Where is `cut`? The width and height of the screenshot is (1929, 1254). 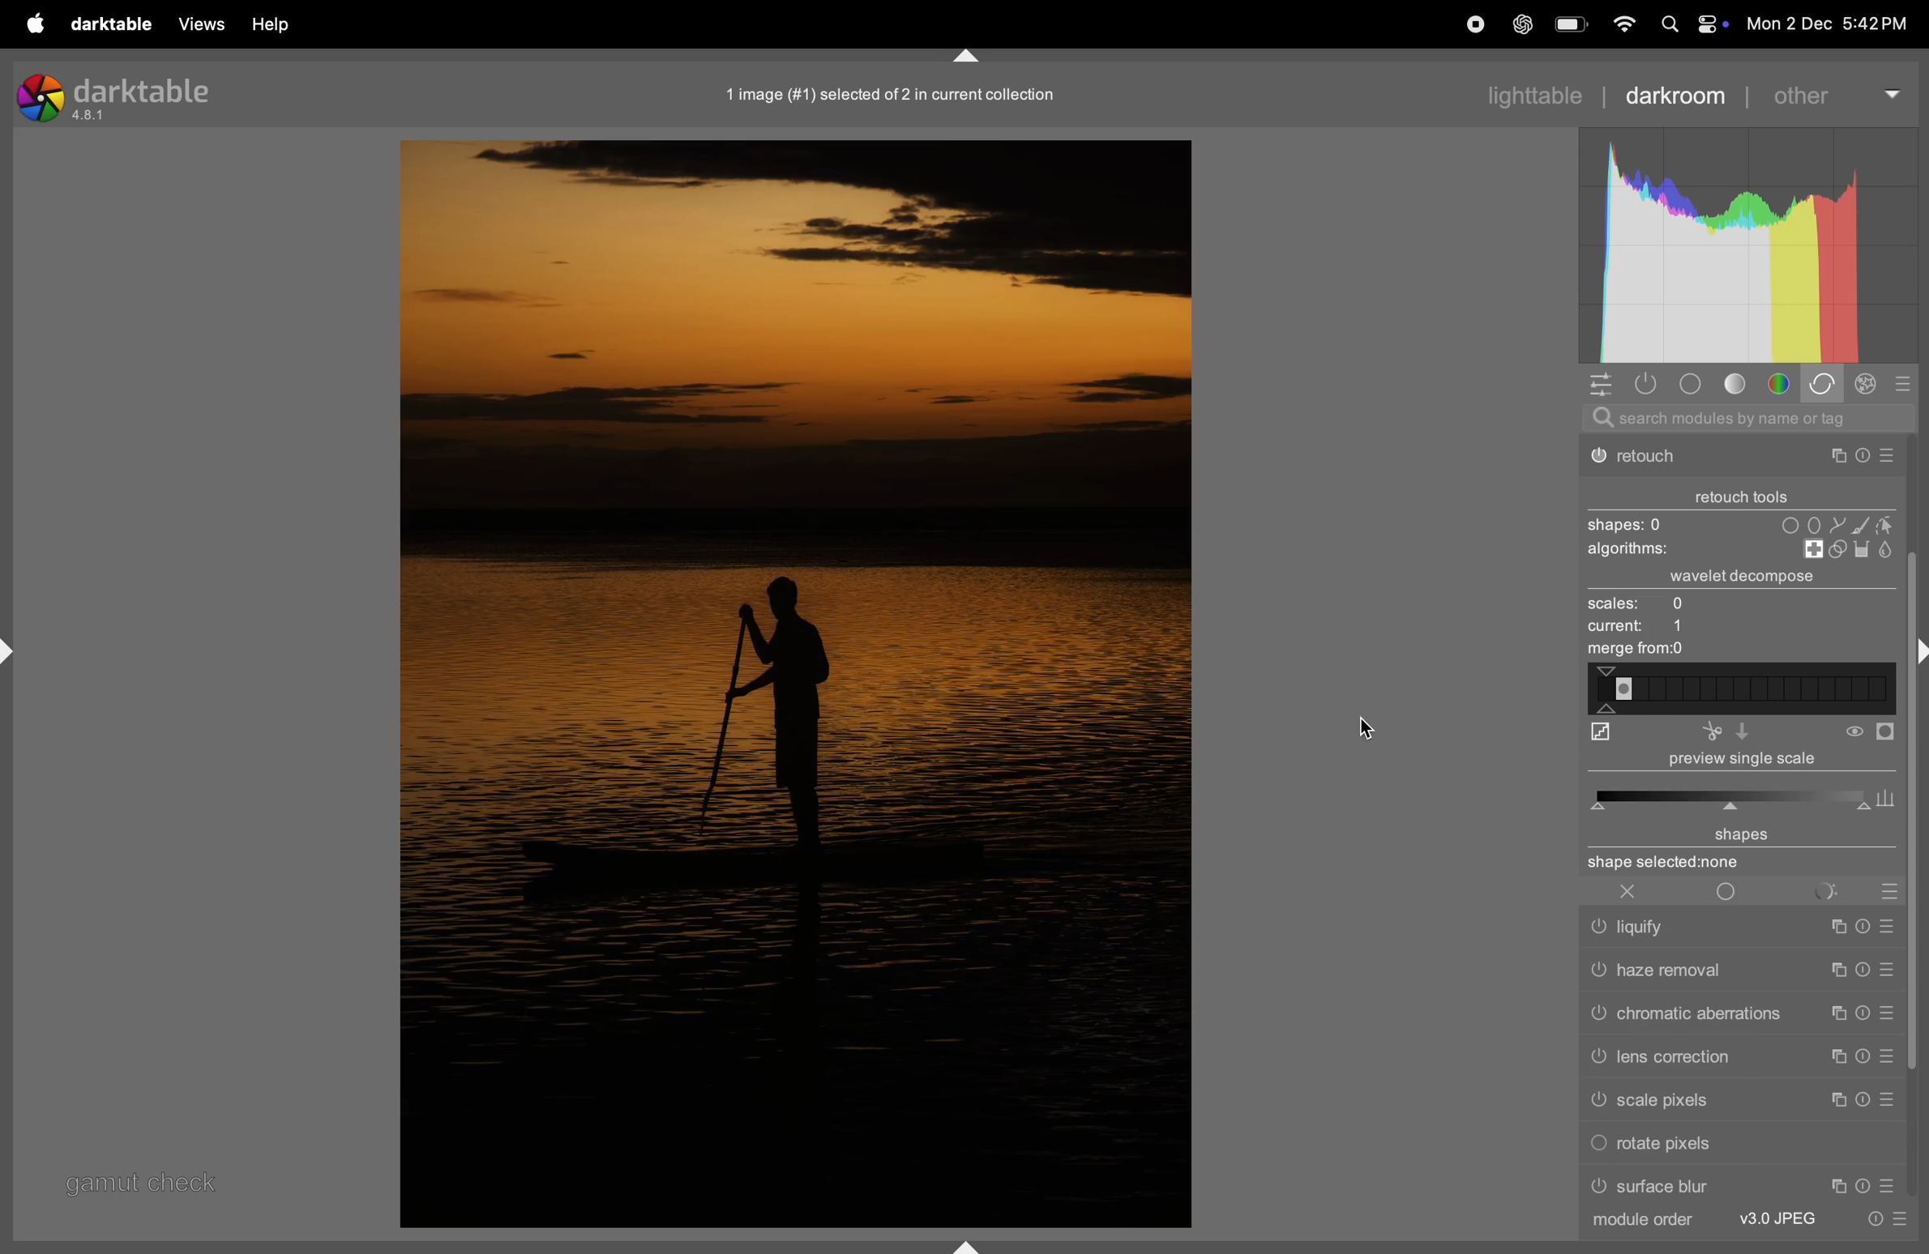 cut is located at coordinates (1713, 732).